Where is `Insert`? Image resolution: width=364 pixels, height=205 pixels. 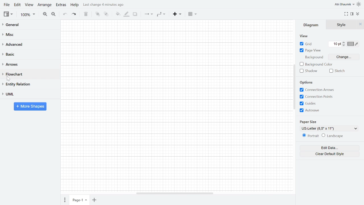 Insert is located at coordinates (177, 14).